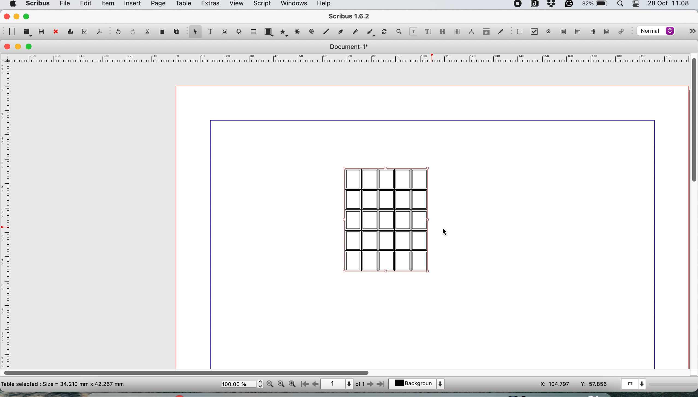 Image resolution: width=698 pixels, height=397 pixels. I want to click on paste, so click(176, 31).